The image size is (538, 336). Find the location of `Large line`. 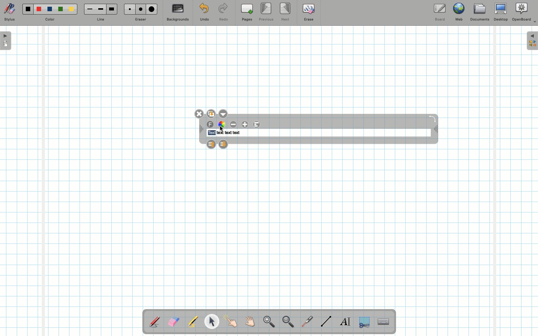

Large line is located at coordinates (112, 9).